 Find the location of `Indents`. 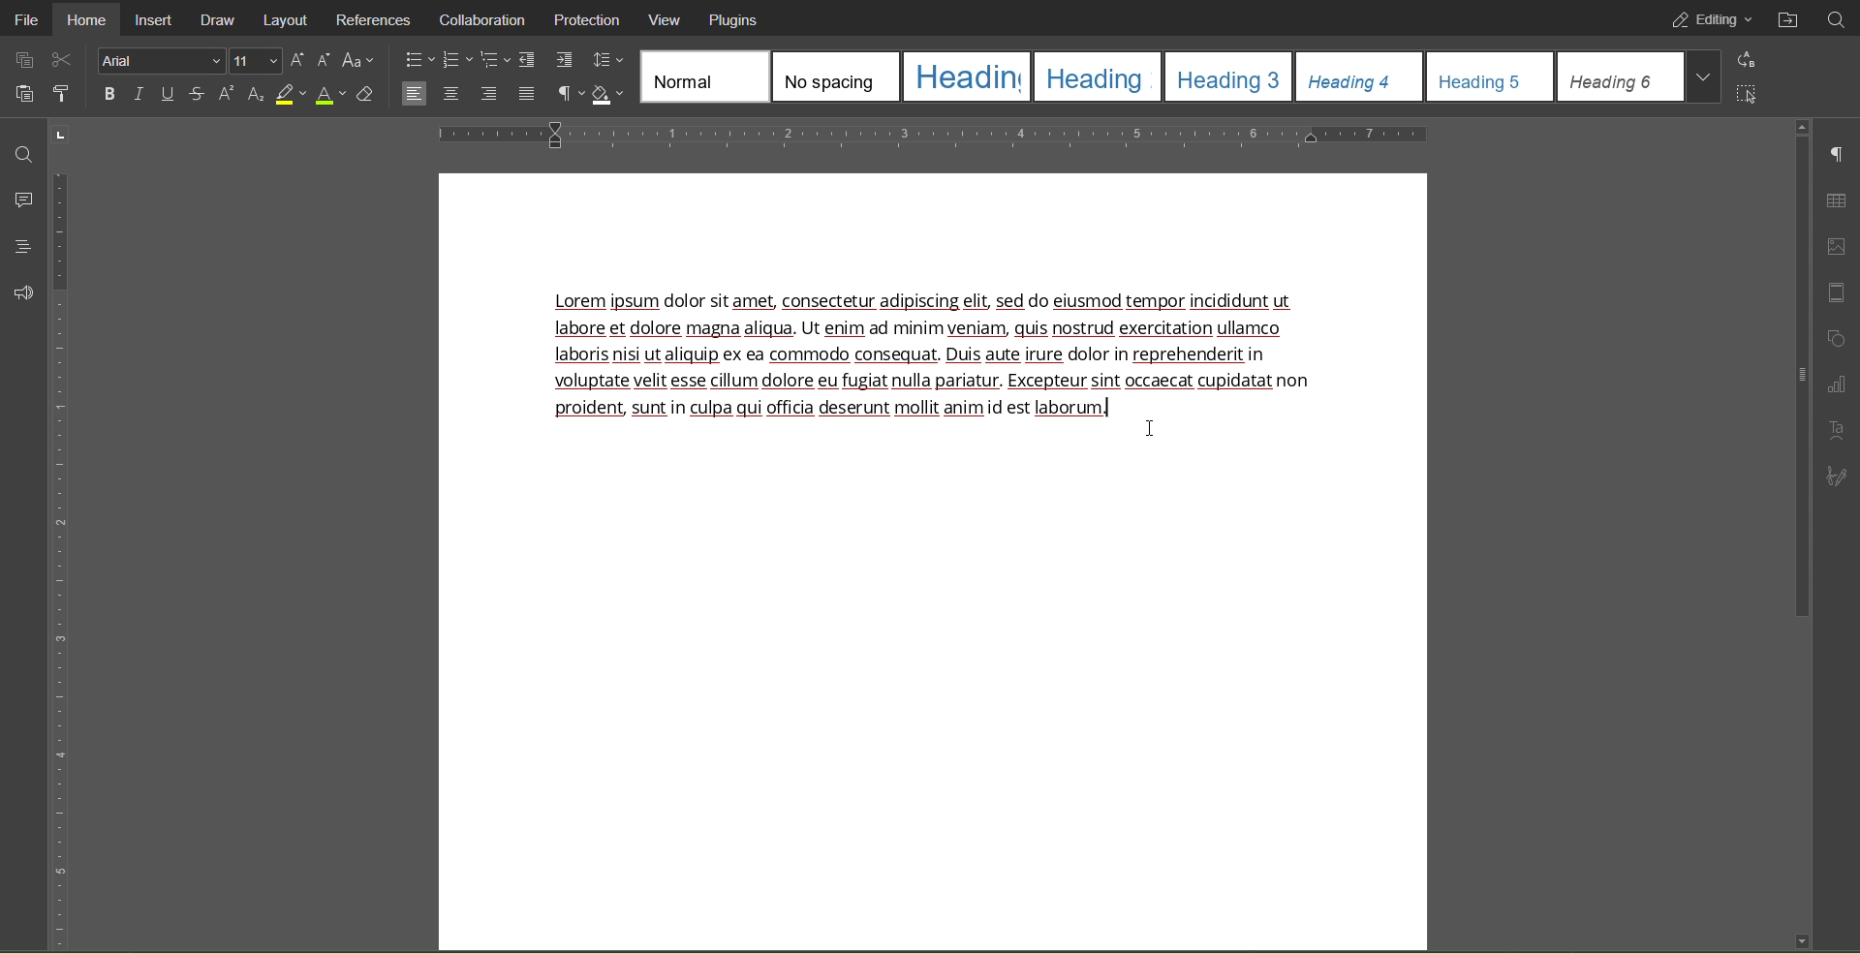

Indents is located at coordinates (546, 60).